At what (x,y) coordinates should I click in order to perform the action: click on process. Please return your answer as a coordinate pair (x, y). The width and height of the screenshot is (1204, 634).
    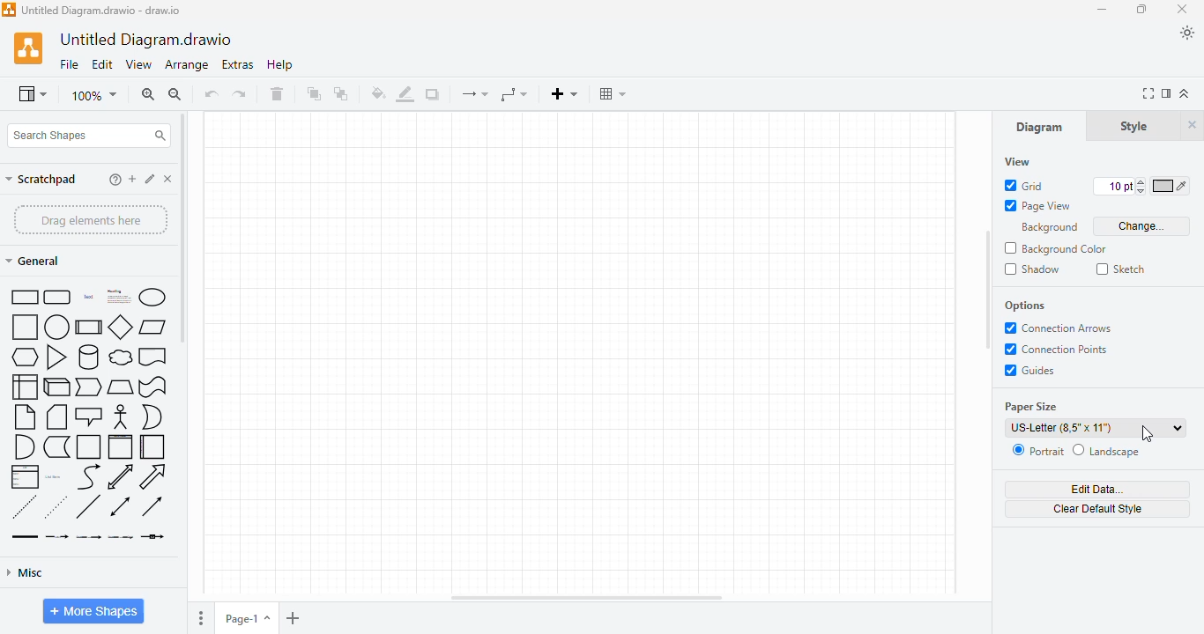
    Looking at the image, I should click on (89, 327).